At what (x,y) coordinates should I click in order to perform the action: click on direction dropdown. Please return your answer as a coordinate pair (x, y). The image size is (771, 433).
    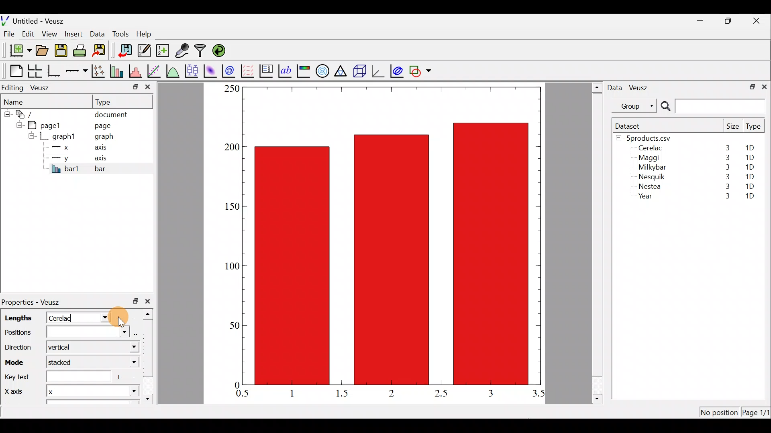
    Looking at the image, I should click on (126, 347).